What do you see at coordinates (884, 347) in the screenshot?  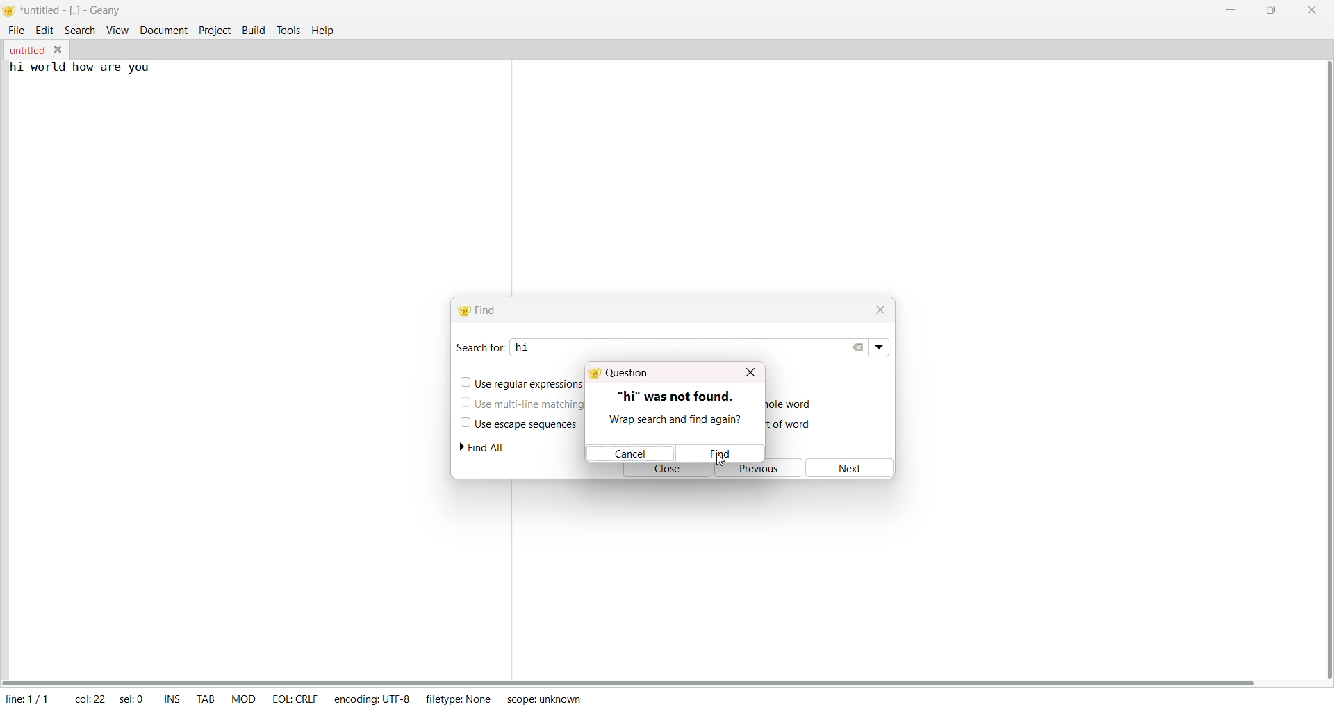 I see `search dropdown` at bounding box center [884, 347].